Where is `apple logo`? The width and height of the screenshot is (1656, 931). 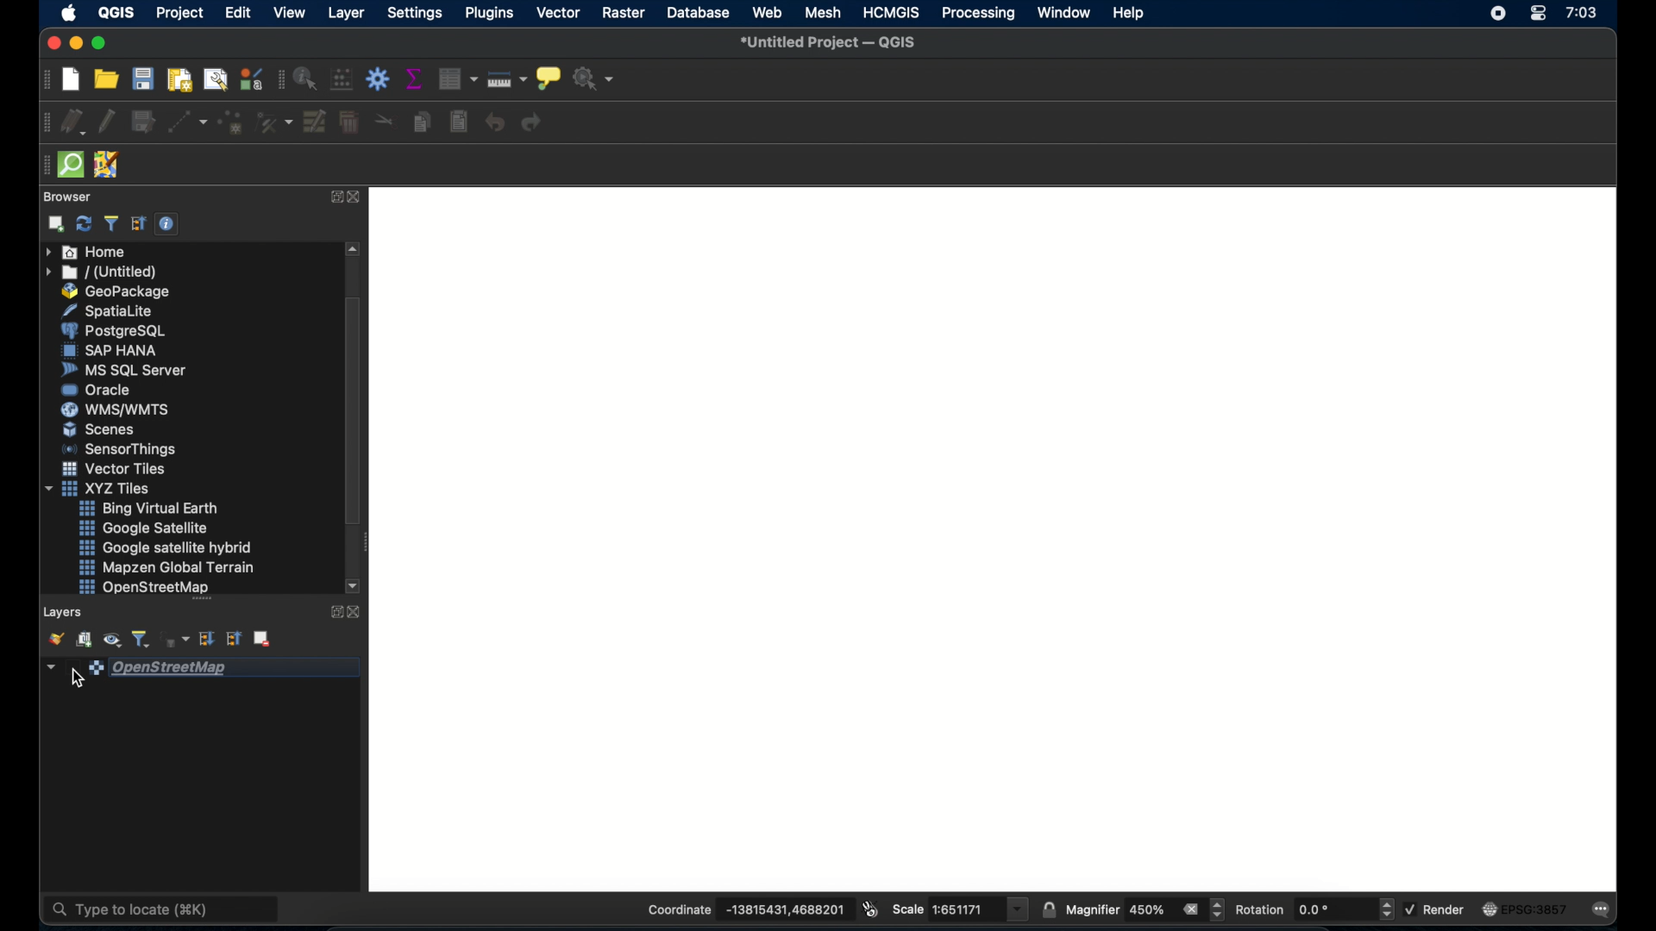 apple logo is located at coordinates (69, 14).